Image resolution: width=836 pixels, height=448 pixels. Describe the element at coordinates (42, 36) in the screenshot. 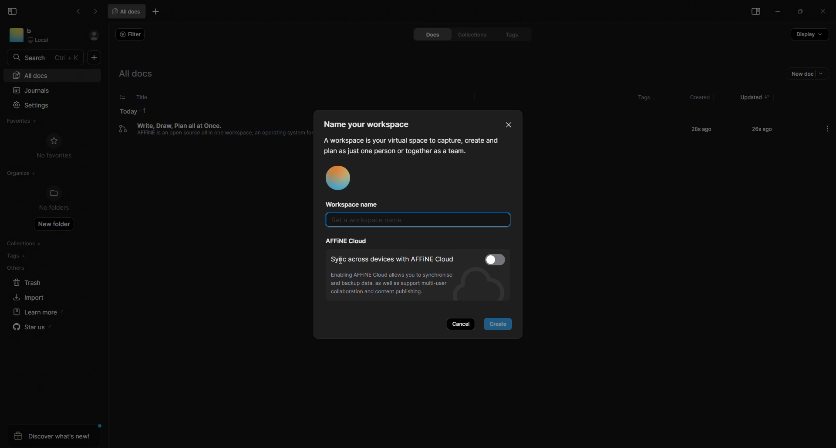

I see `local workspace` at that location.